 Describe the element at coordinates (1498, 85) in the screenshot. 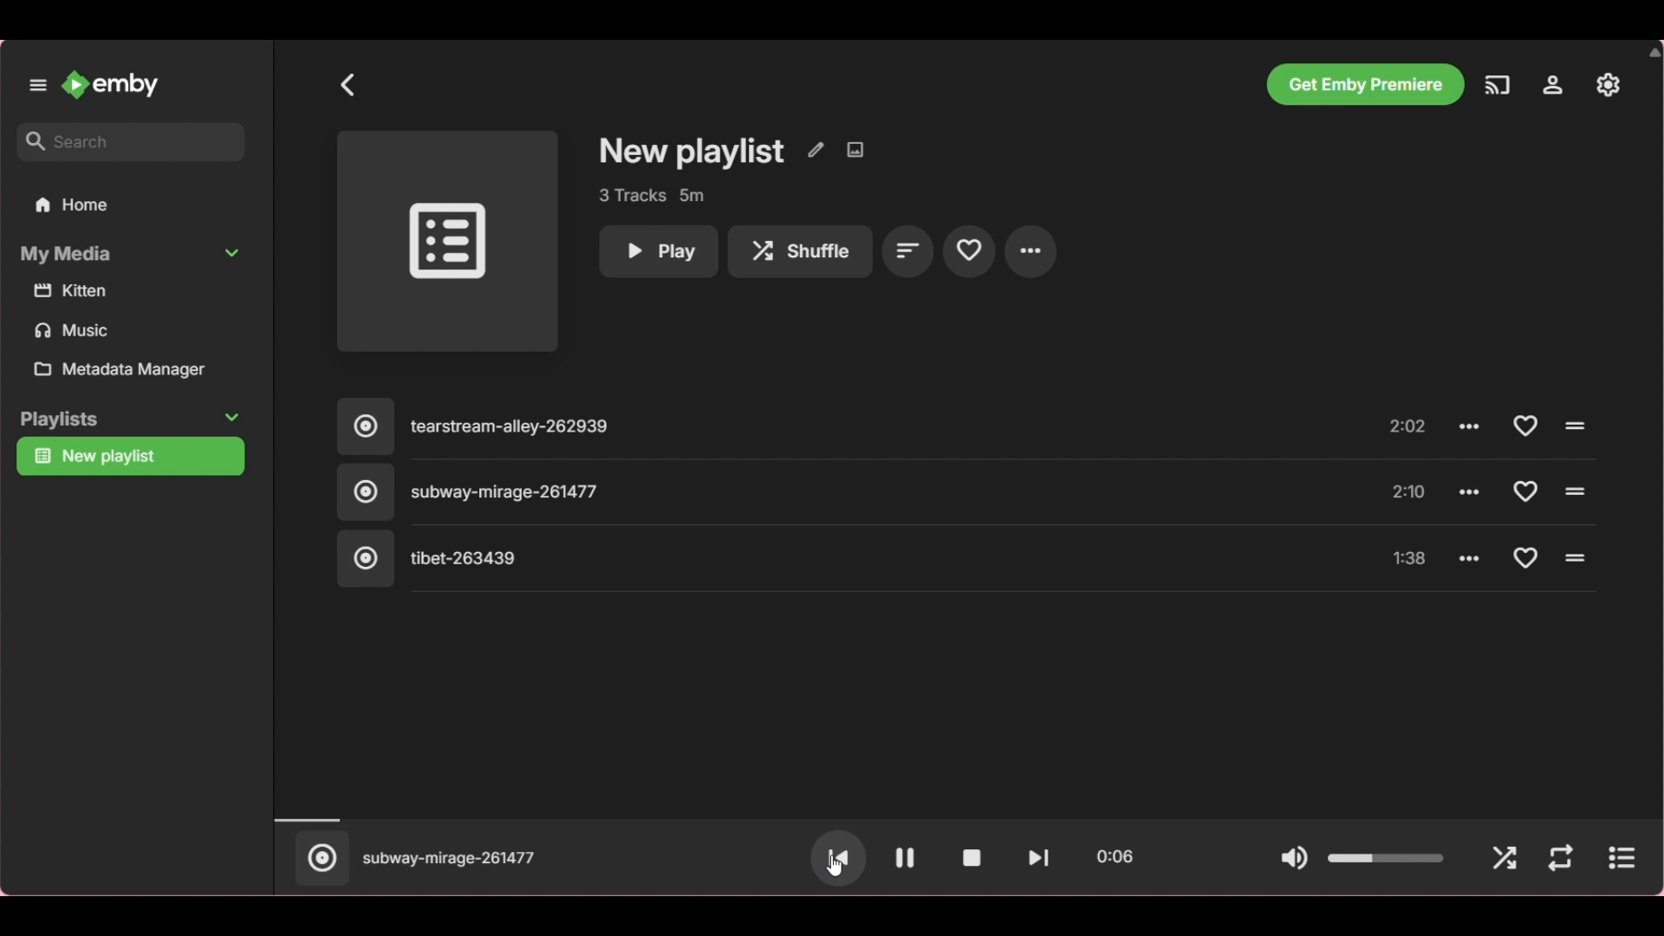

I see `Play on another device` at that location.